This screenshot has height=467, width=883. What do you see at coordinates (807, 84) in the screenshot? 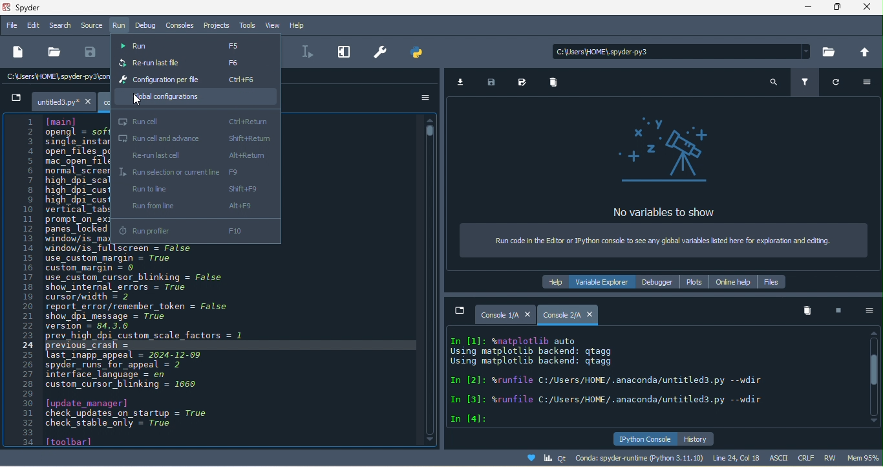
I see `filter` at bounding box center [807, 84].